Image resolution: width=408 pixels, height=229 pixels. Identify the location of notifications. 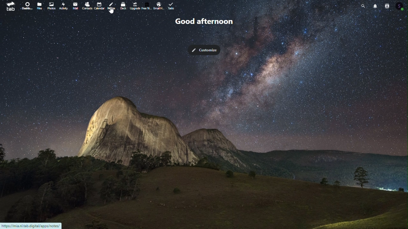
(375, 5).